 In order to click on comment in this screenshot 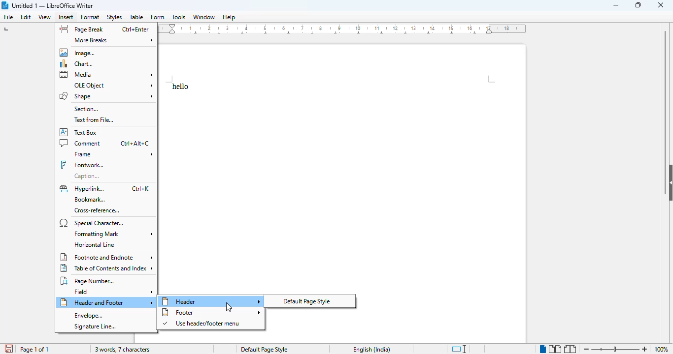, I will do `click(81, 143)`.